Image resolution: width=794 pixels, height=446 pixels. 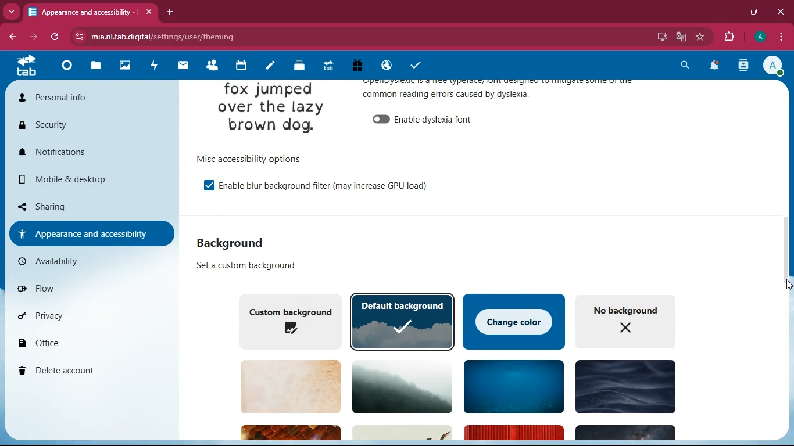 I want to click on tab, so click(x=91, y=12).